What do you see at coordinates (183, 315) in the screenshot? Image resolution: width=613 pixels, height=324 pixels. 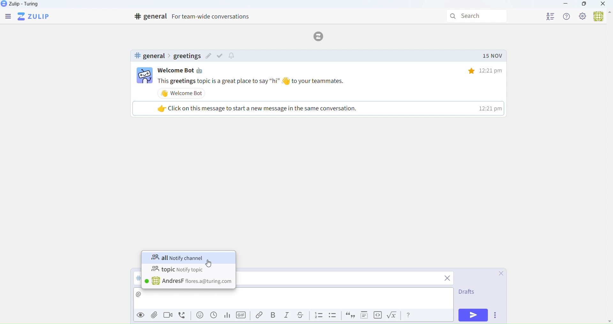 I see `Voicecall` at bounding box center [183, 315].